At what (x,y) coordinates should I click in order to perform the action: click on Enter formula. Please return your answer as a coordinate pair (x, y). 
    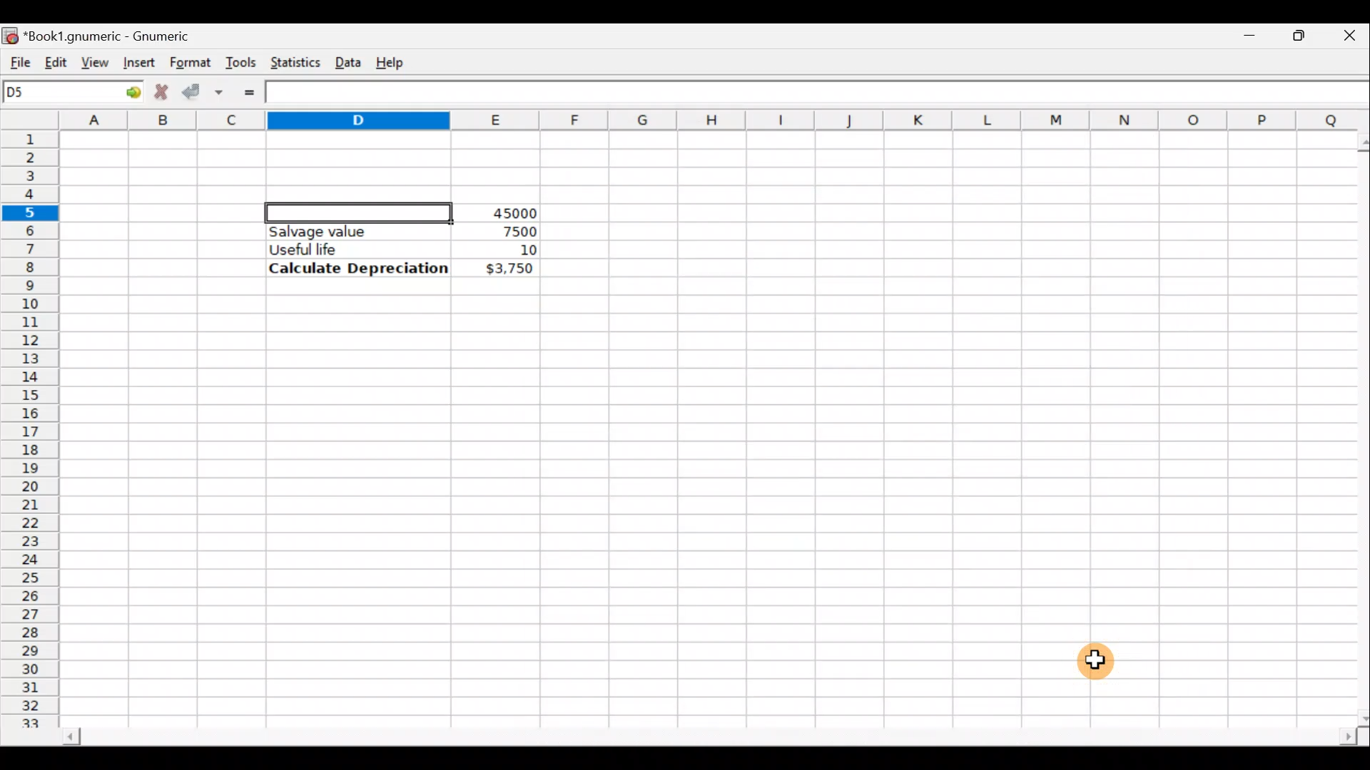
    Looking at the image, I should click on (249, 93).